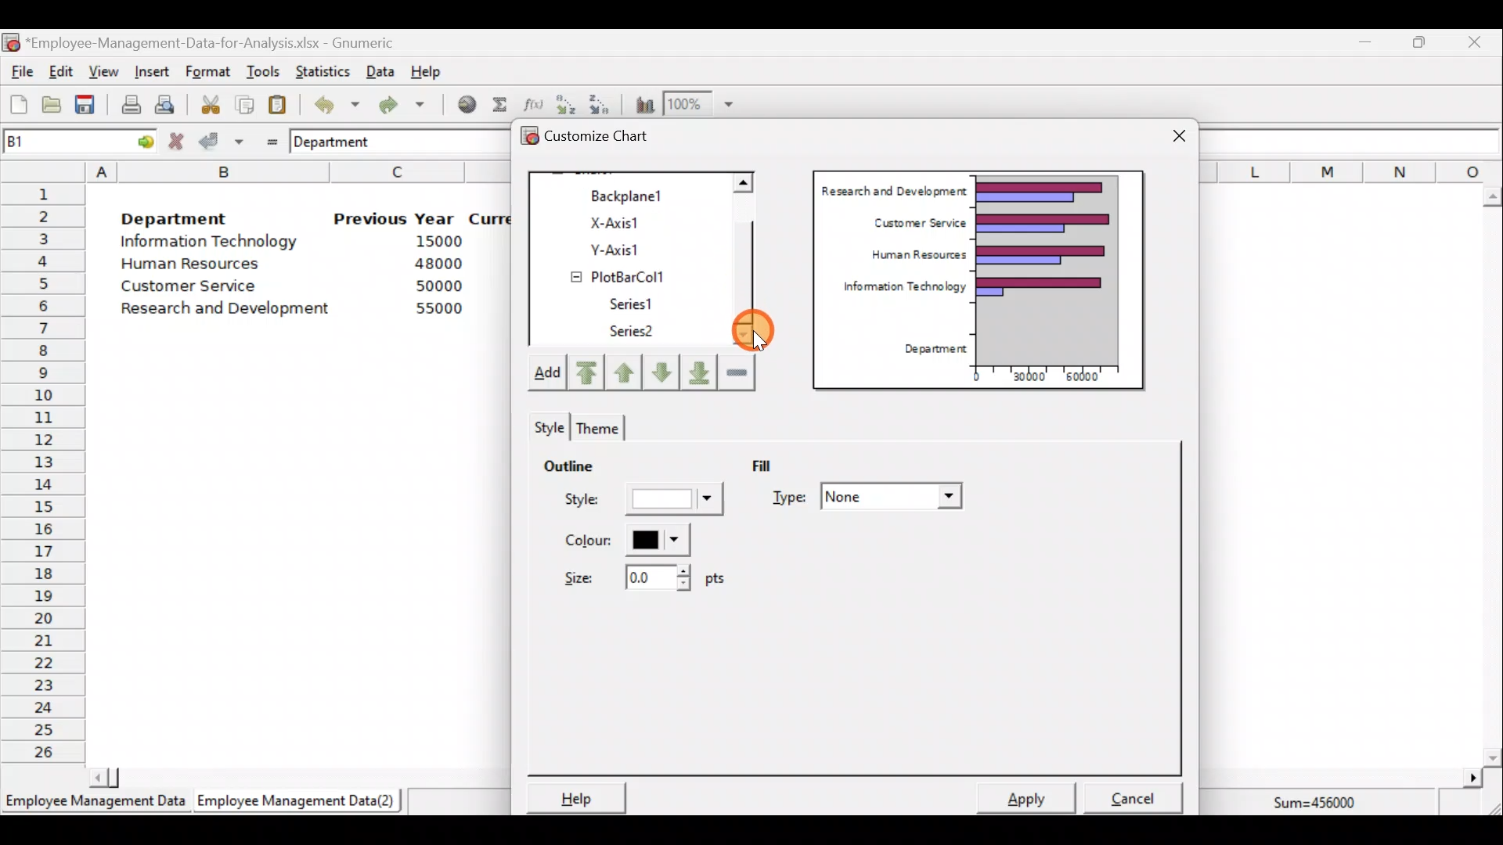 The image size is (1503, 845). Describe the element at coordinates (893, 189) in the screenshot. I see `Research and Development` at that location.